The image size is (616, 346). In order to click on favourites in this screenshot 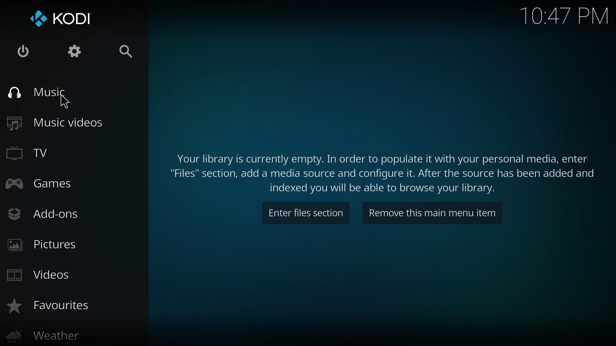, I will do `click(65, 307)`.